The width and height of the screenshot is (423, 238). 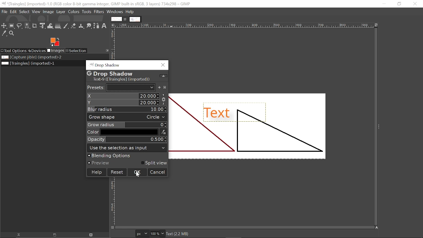 I want to click on Selected text, so click(x=248, y=126).